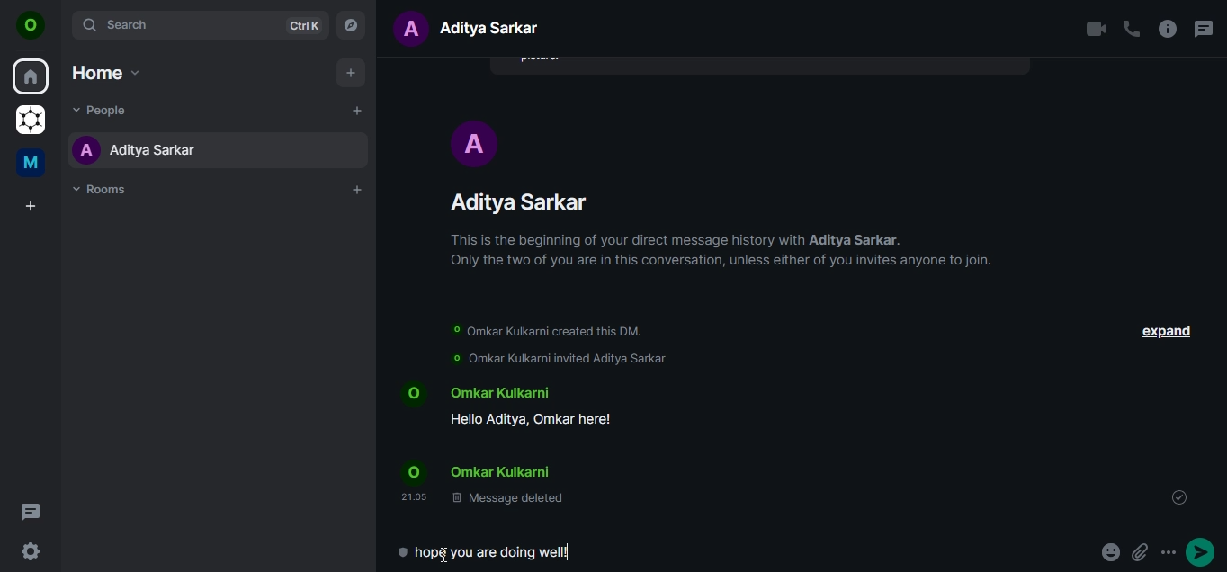 This screenshot has width=1227, height=572. I want to click on start chat, so click(358, 111).